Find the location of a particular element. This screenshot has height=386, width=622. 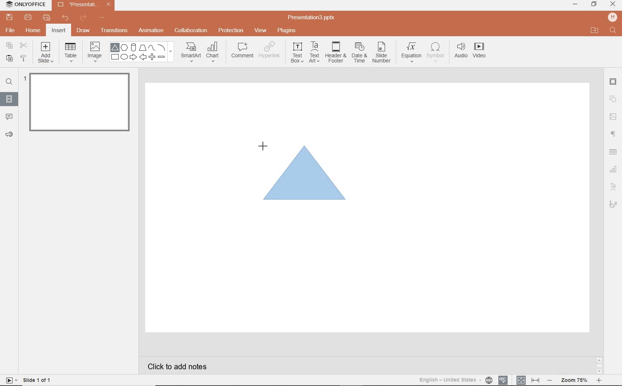

HEADER & FOOTER is located at coordinates (335, 52).